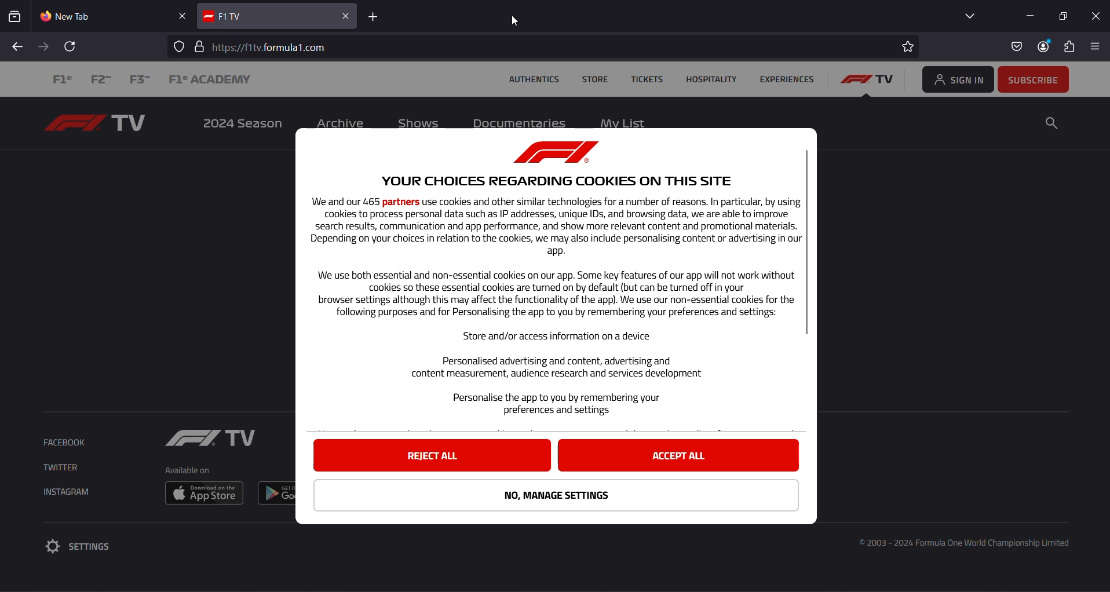 The width and height of the screenshot is (1110, 592). What do you see at coordinates (1099, 47) in the screenshot?
I see `open application menu` at bounding box center [1099, 47].